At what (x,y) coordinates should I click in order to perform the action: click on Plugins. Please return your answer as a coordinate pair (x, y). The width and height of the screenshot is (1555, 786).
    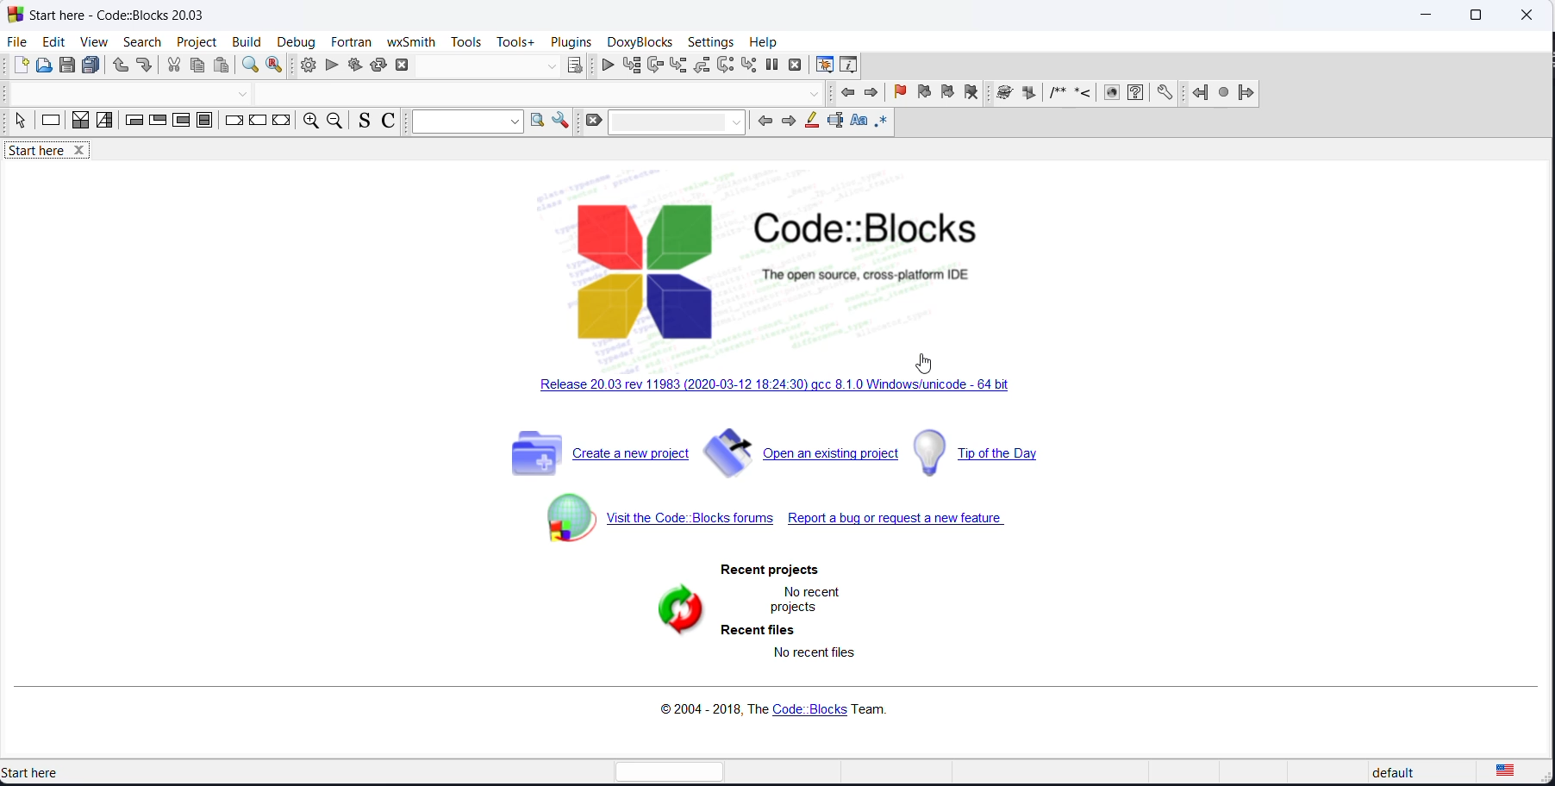
    Looking at the image, I should click on (572, 41).